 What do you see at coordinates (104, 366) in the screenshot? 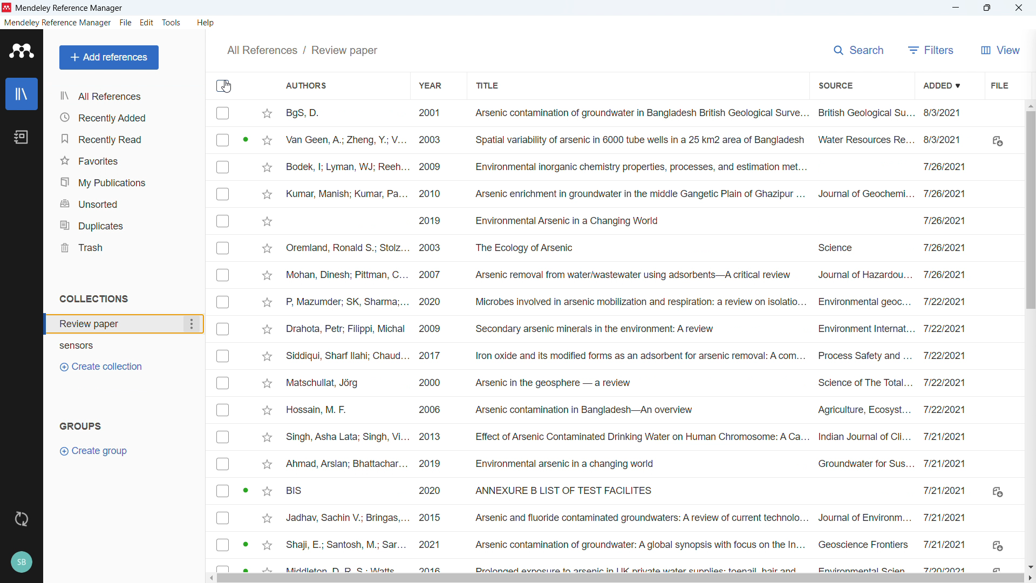
I see `Create collection ` at bounding box center [104, 366].